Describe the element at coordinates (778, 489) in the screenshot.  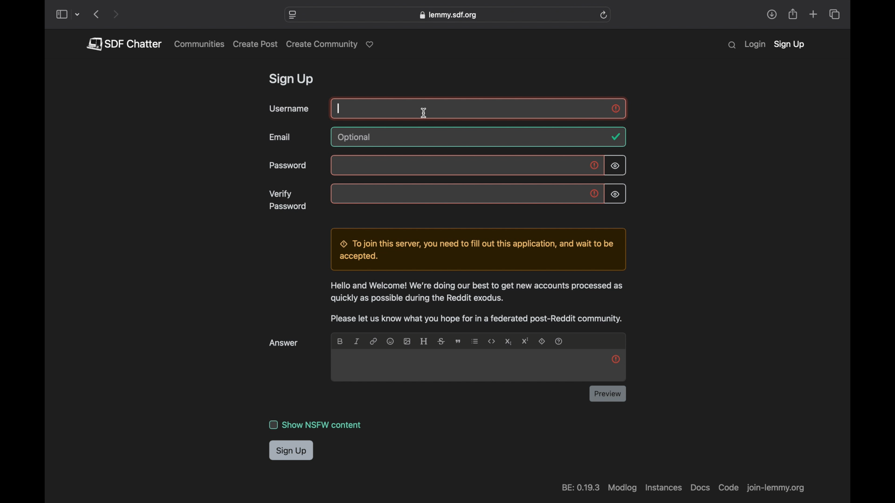
I see `web address` at that location.